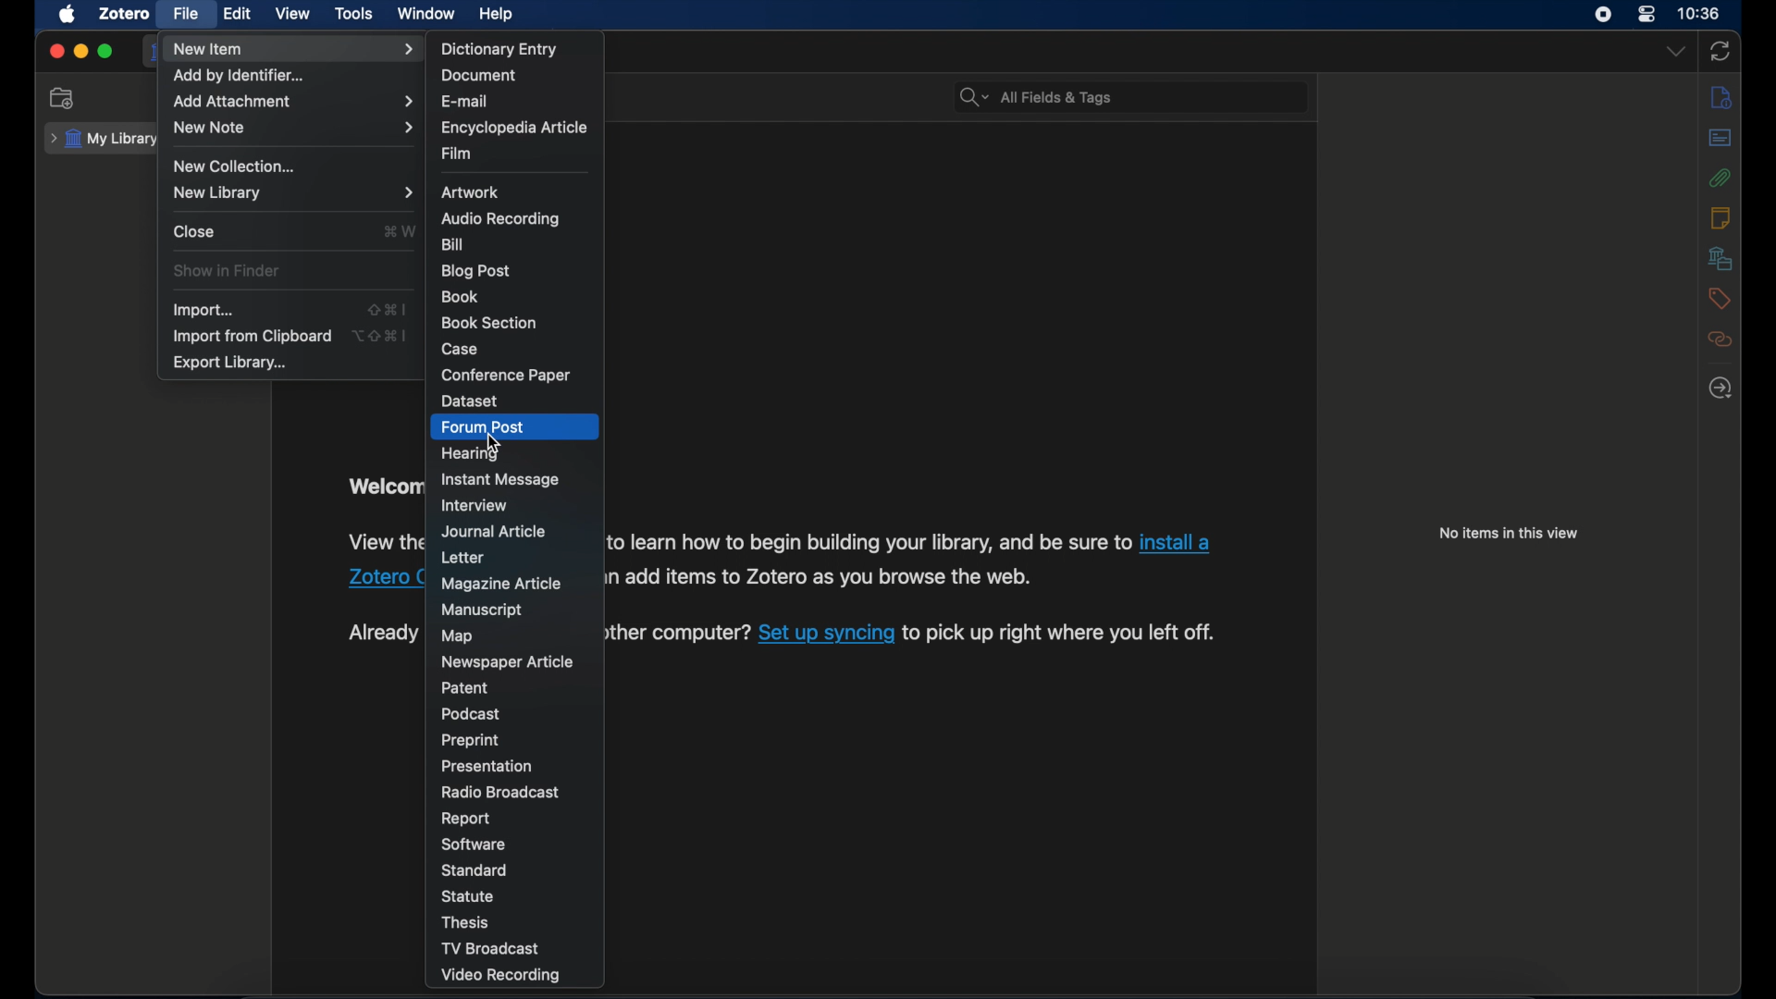 Image resolution: width=1776 pixels, height=999 pixels. What do you see at coordinates (1720, 178) in the screenshot?
I see `attachments` at bounding box center [1720, 178].